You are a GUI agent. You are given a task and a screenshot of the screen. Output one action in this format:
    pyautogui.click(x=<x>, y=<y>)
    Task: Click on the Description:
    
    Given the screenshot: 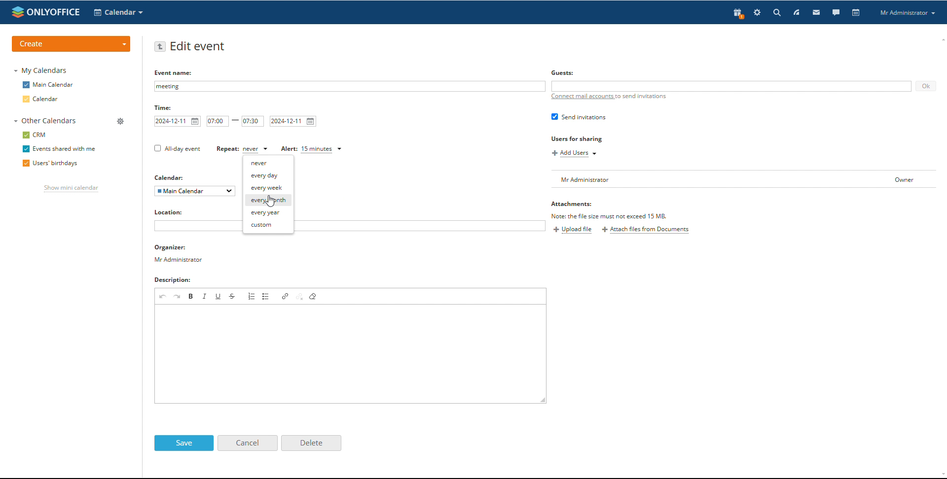 What is the action you would take?
    pyautogui.click(x=182, y=281)
    